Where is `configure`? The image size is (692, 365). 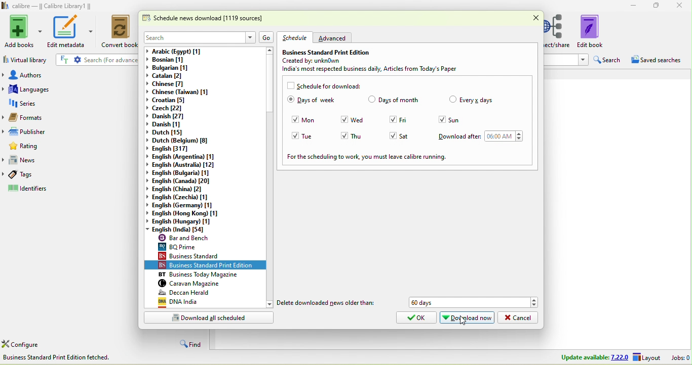 configure is located at coordinates (23, 344).